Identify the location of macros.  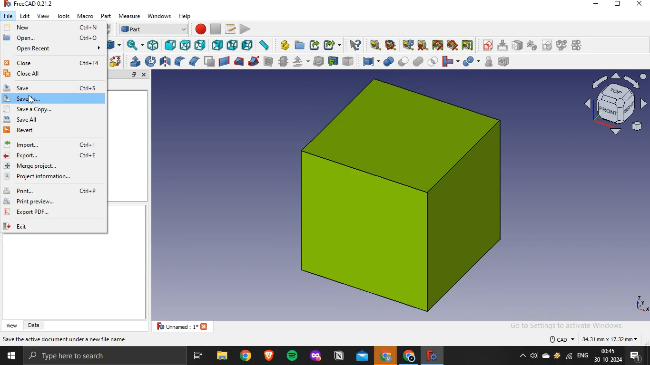
(230, 29).